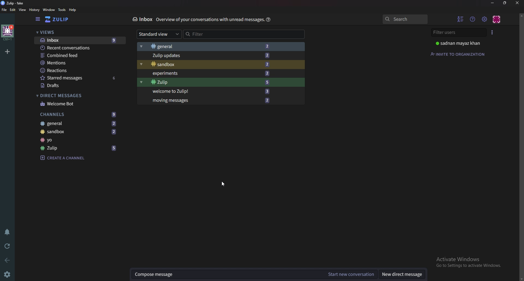  What do you see at coordinates (38, 19) in the screenshot?
I see `hide sidebar` at bounding box center [38, 19].